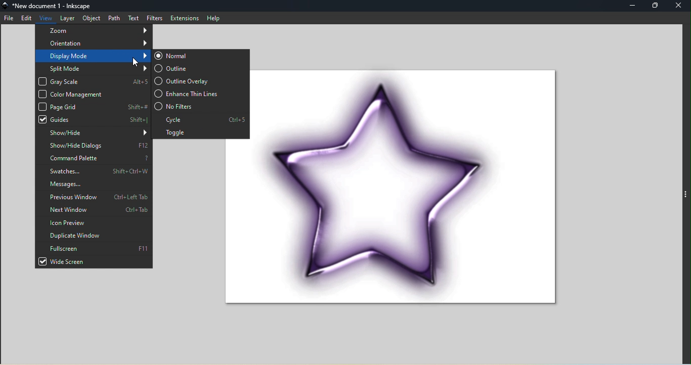 The height and width of the screenshot is (365, 691). What do you see at coordinates (201, 132) in the screenshot?
I see `Toggle` at bounding box center [201, 132].